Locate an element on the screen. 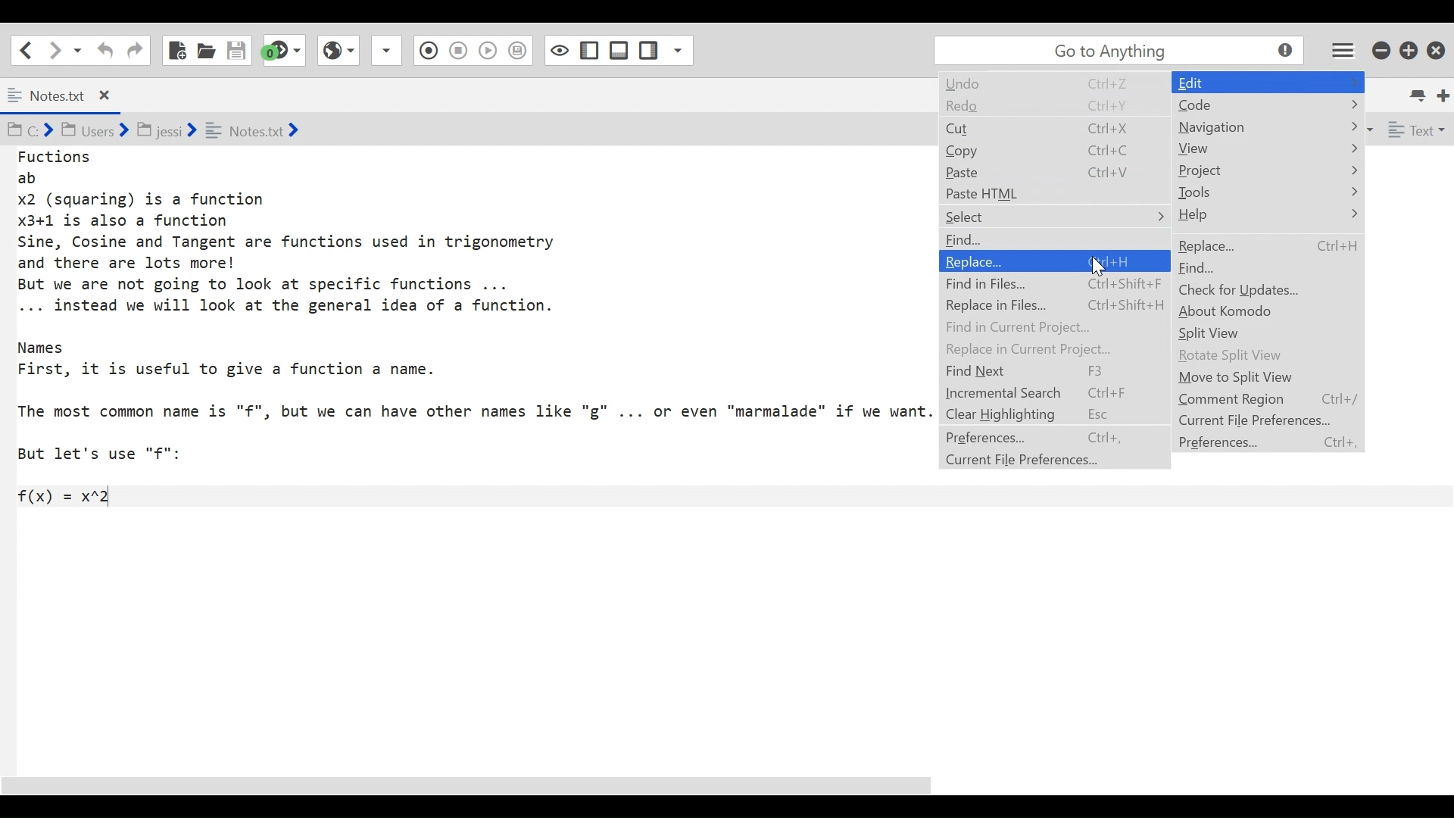 This screenshot has width=1454, height=818. Project is located at coordinates (1210, 168).